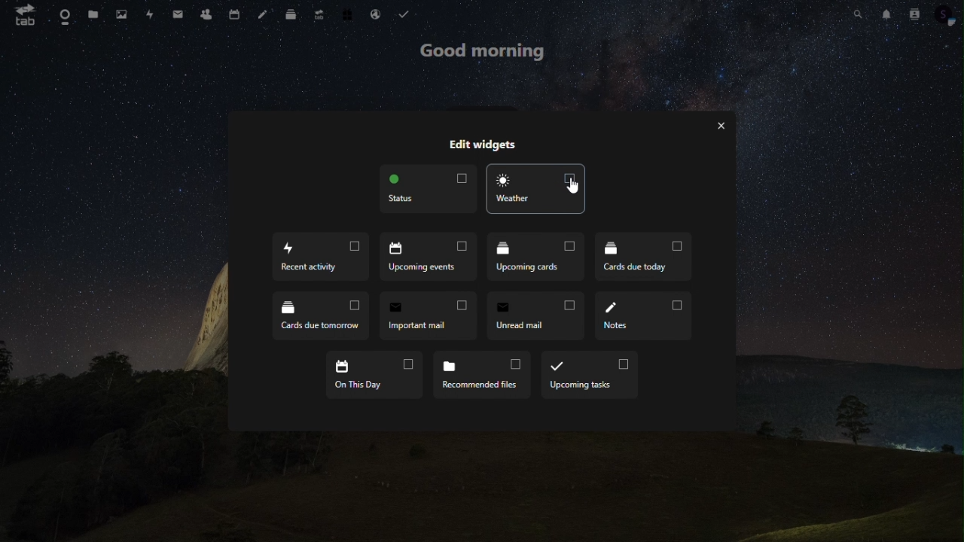 The width and height of the screenshot is (964, 542). I want to click on important mail, so click(431, 315).